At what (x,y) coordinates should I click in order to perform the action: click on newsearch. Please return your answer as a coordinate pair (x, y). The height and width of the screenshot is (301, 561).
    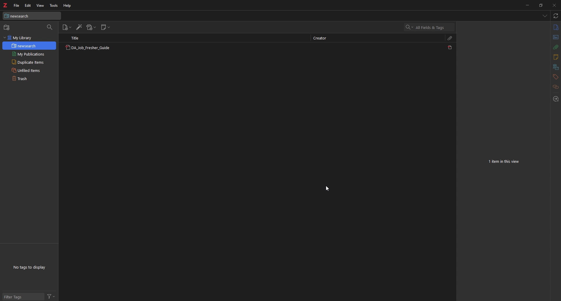
    Looking at the image, I should click on (30, 46).